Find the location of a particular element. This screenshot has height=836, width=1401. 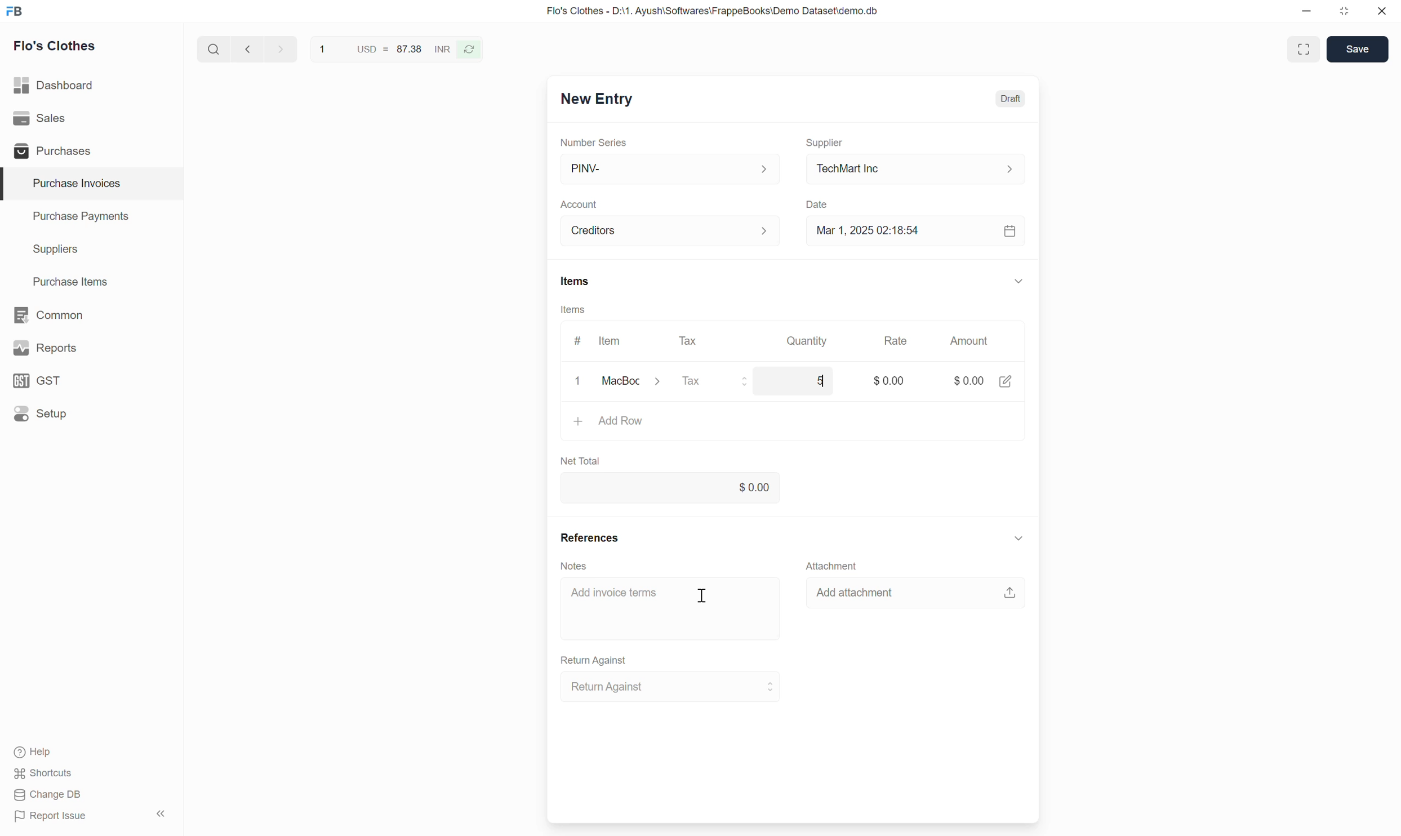

Tax is located at coordinates (720, 382).